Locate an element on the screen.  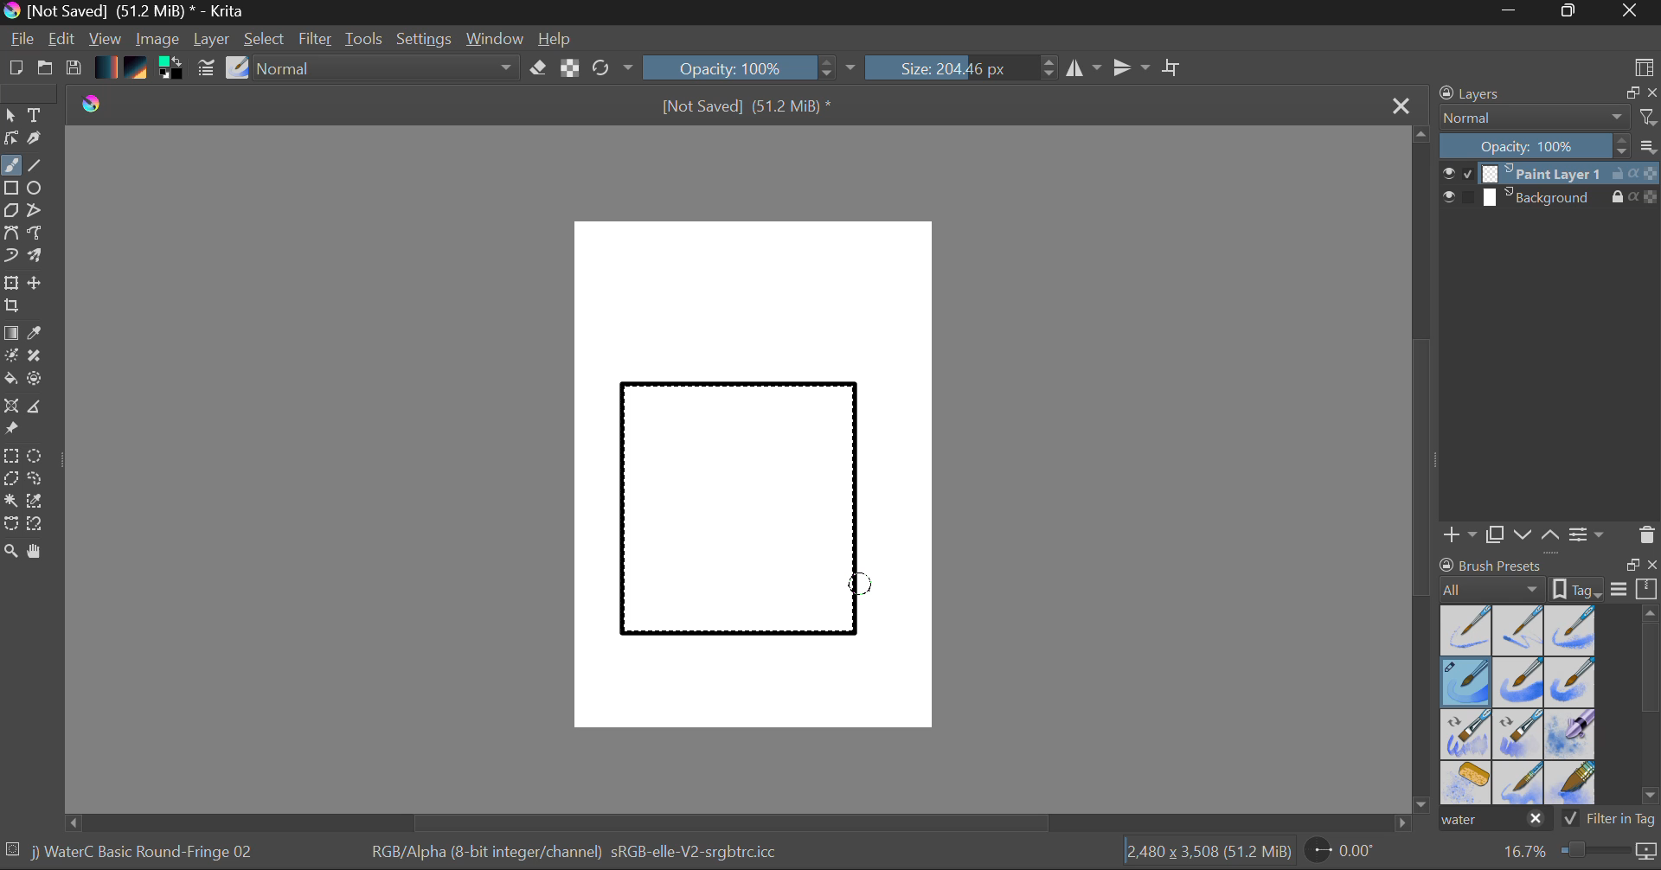
Settings is located at coordinates (425, 39).